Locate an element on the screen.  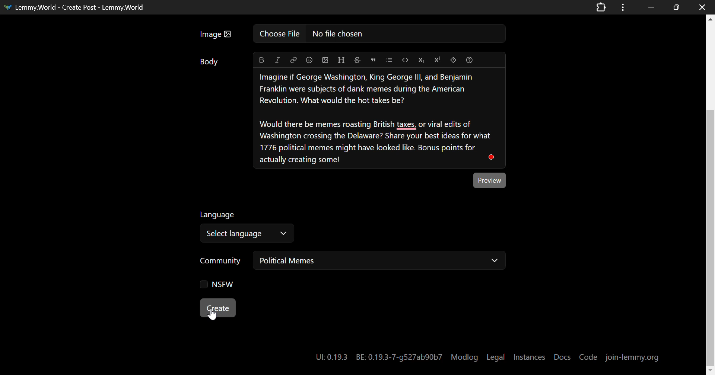
Italic is located at coordinates (277, 60).